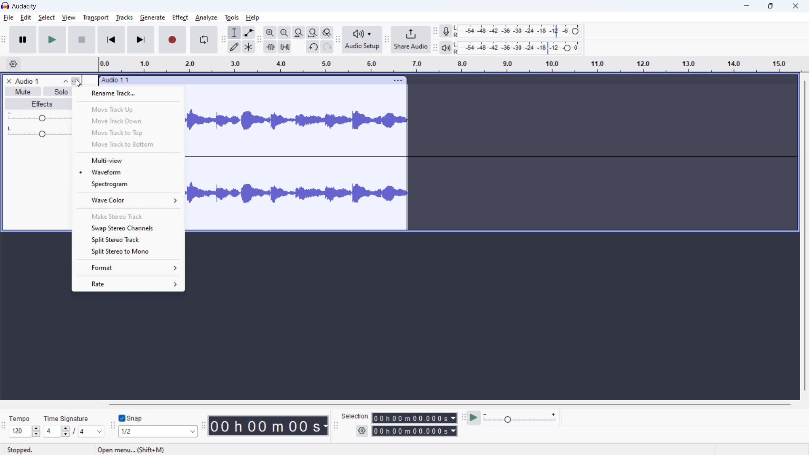 This screenshot has width=809, height=455. I want to click on draw tool, so click(234, 46).